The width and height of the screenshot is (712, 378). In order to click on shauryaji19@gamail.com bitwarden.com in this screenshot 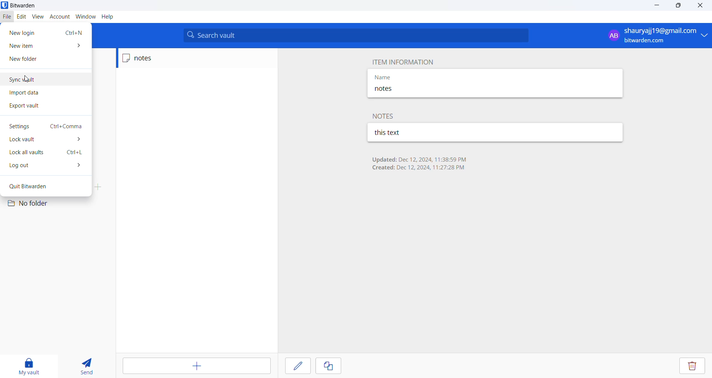, I will do `click(658, 36)`.